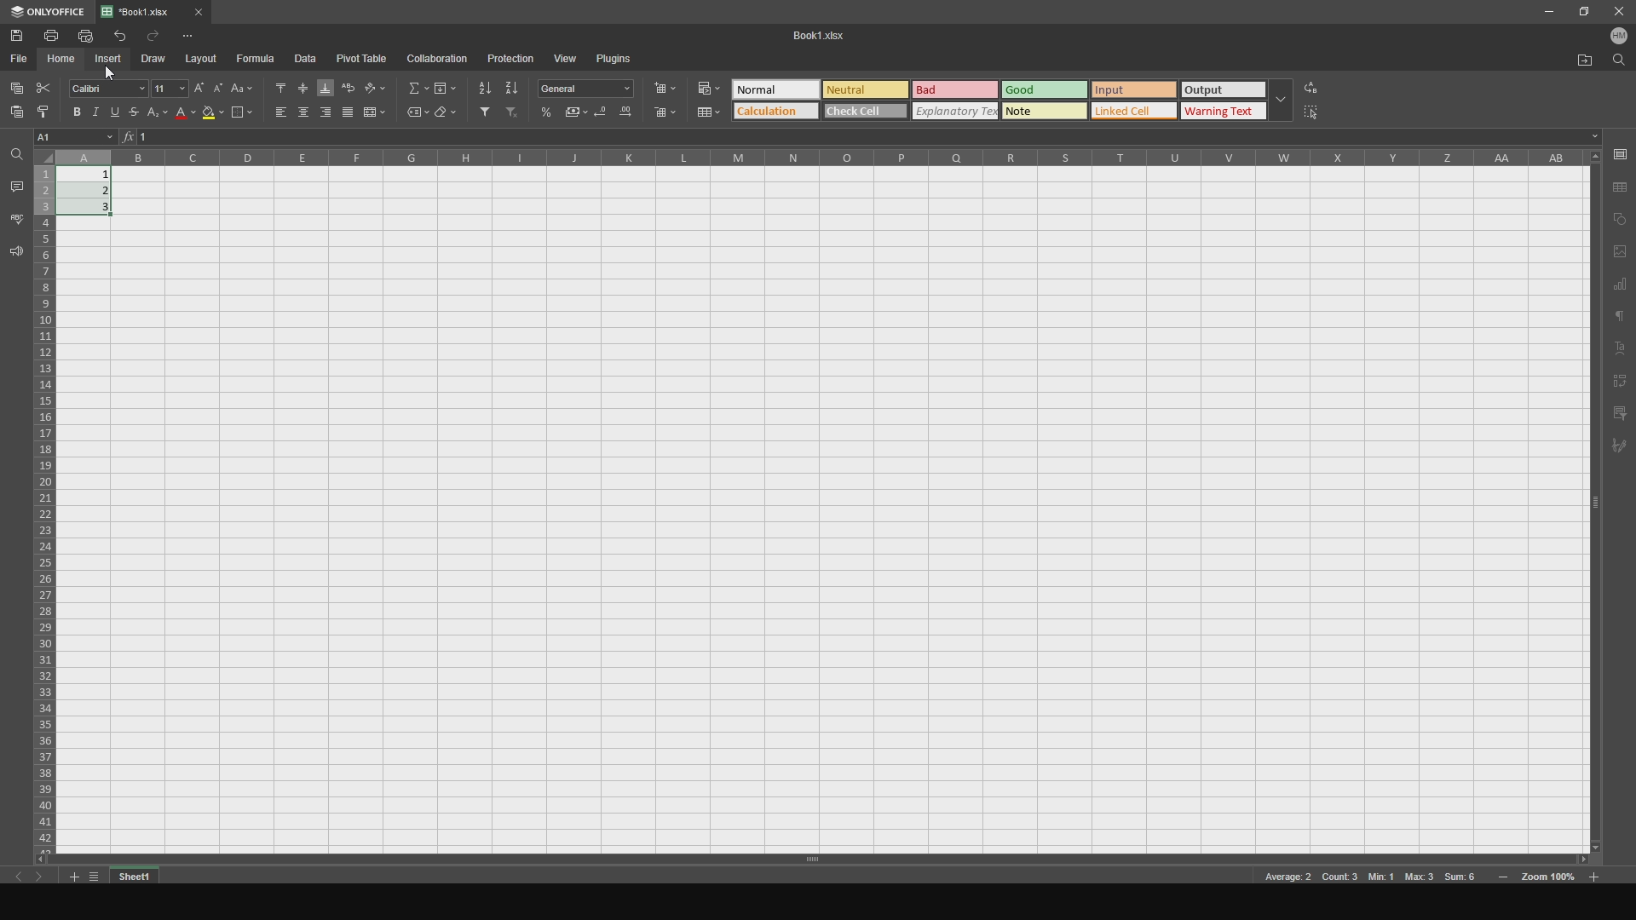 The height and width of the screenshot is (920, 1636). I want to click on font, so click(107, 88).